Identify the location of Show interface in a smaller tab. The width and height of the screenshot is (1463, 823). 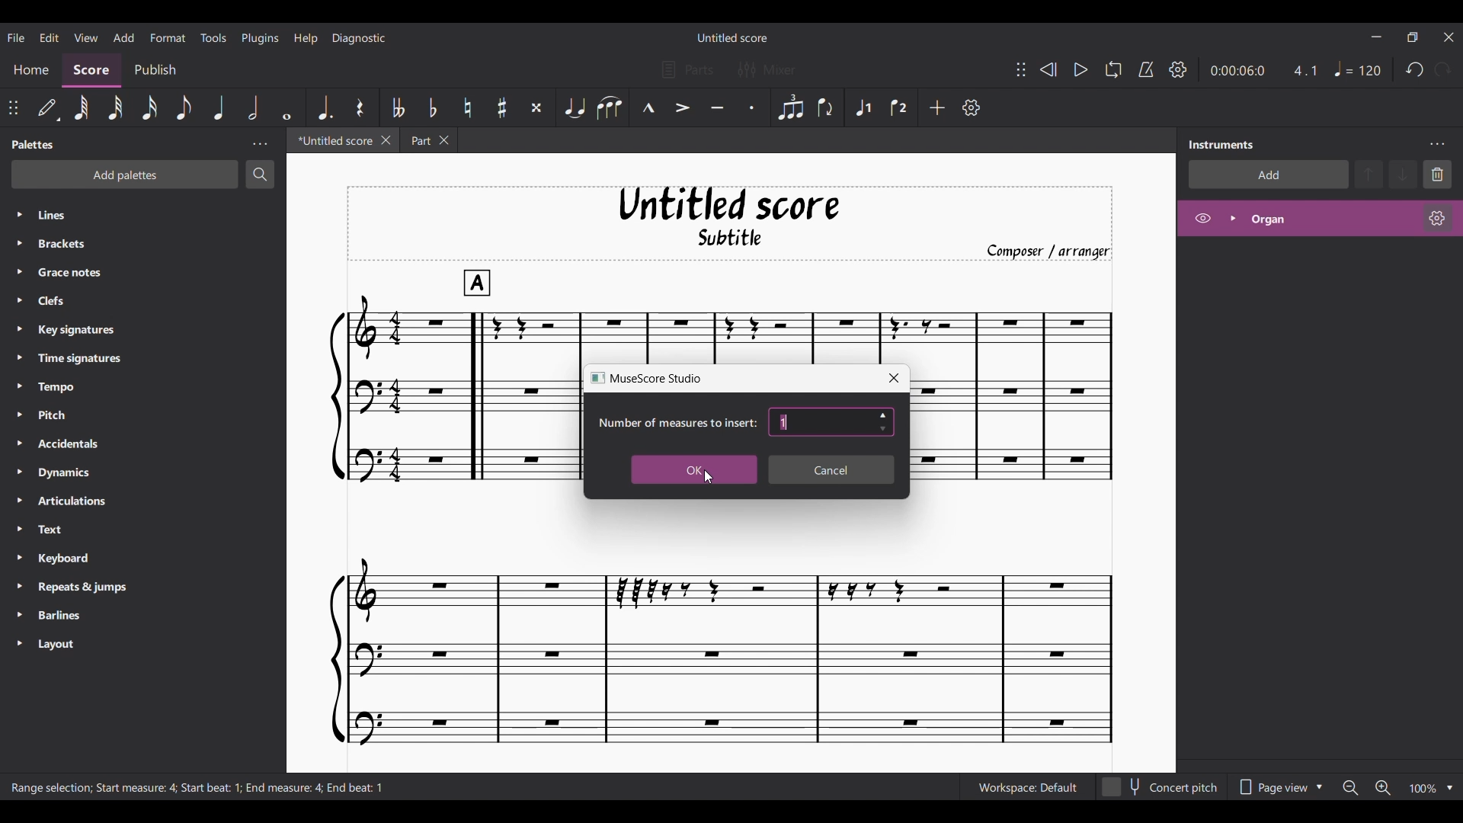
(1412, 37).